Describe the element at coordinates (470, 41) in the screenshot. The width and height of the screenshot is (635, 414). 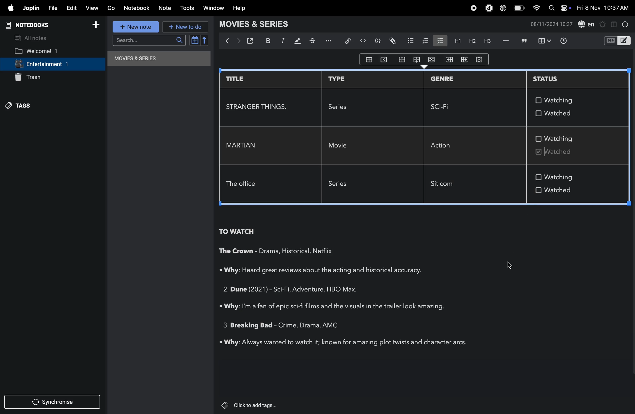
I see `heading 2` at that location.